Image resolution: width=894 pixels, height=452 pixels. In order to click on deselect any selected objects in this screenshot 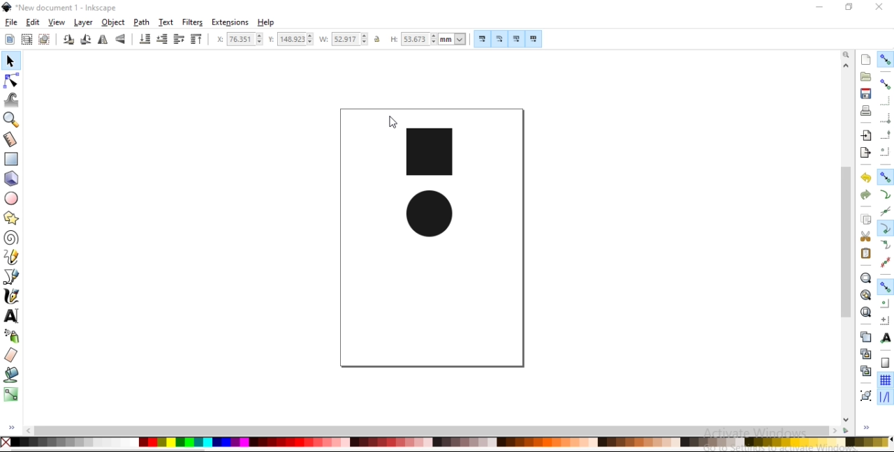, I will do `click(46, 40)`.